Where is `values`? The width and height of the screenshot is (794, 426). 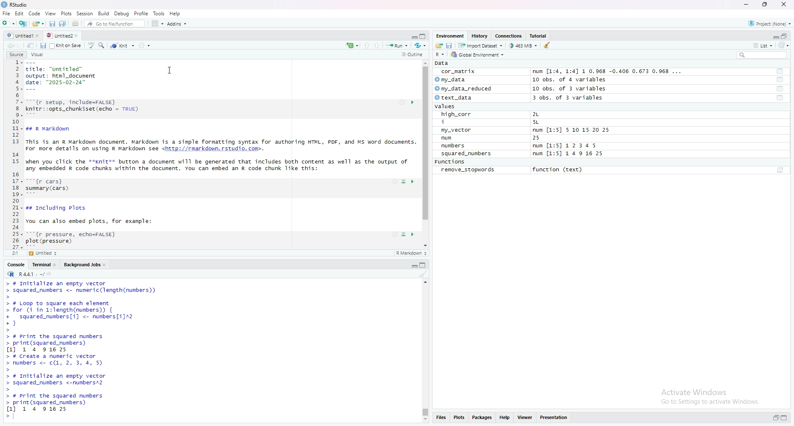
values is located at coordinates (450, 106).